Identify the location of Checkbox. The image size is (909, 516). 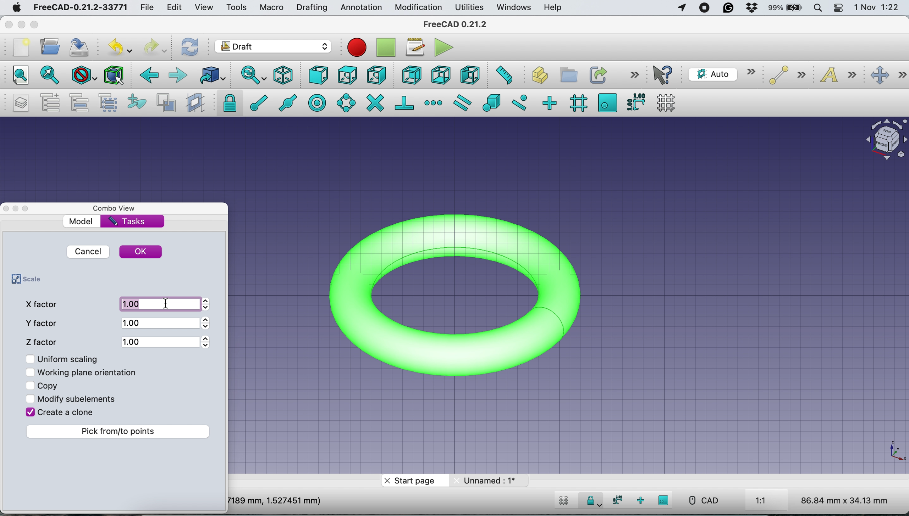
(31, 372).